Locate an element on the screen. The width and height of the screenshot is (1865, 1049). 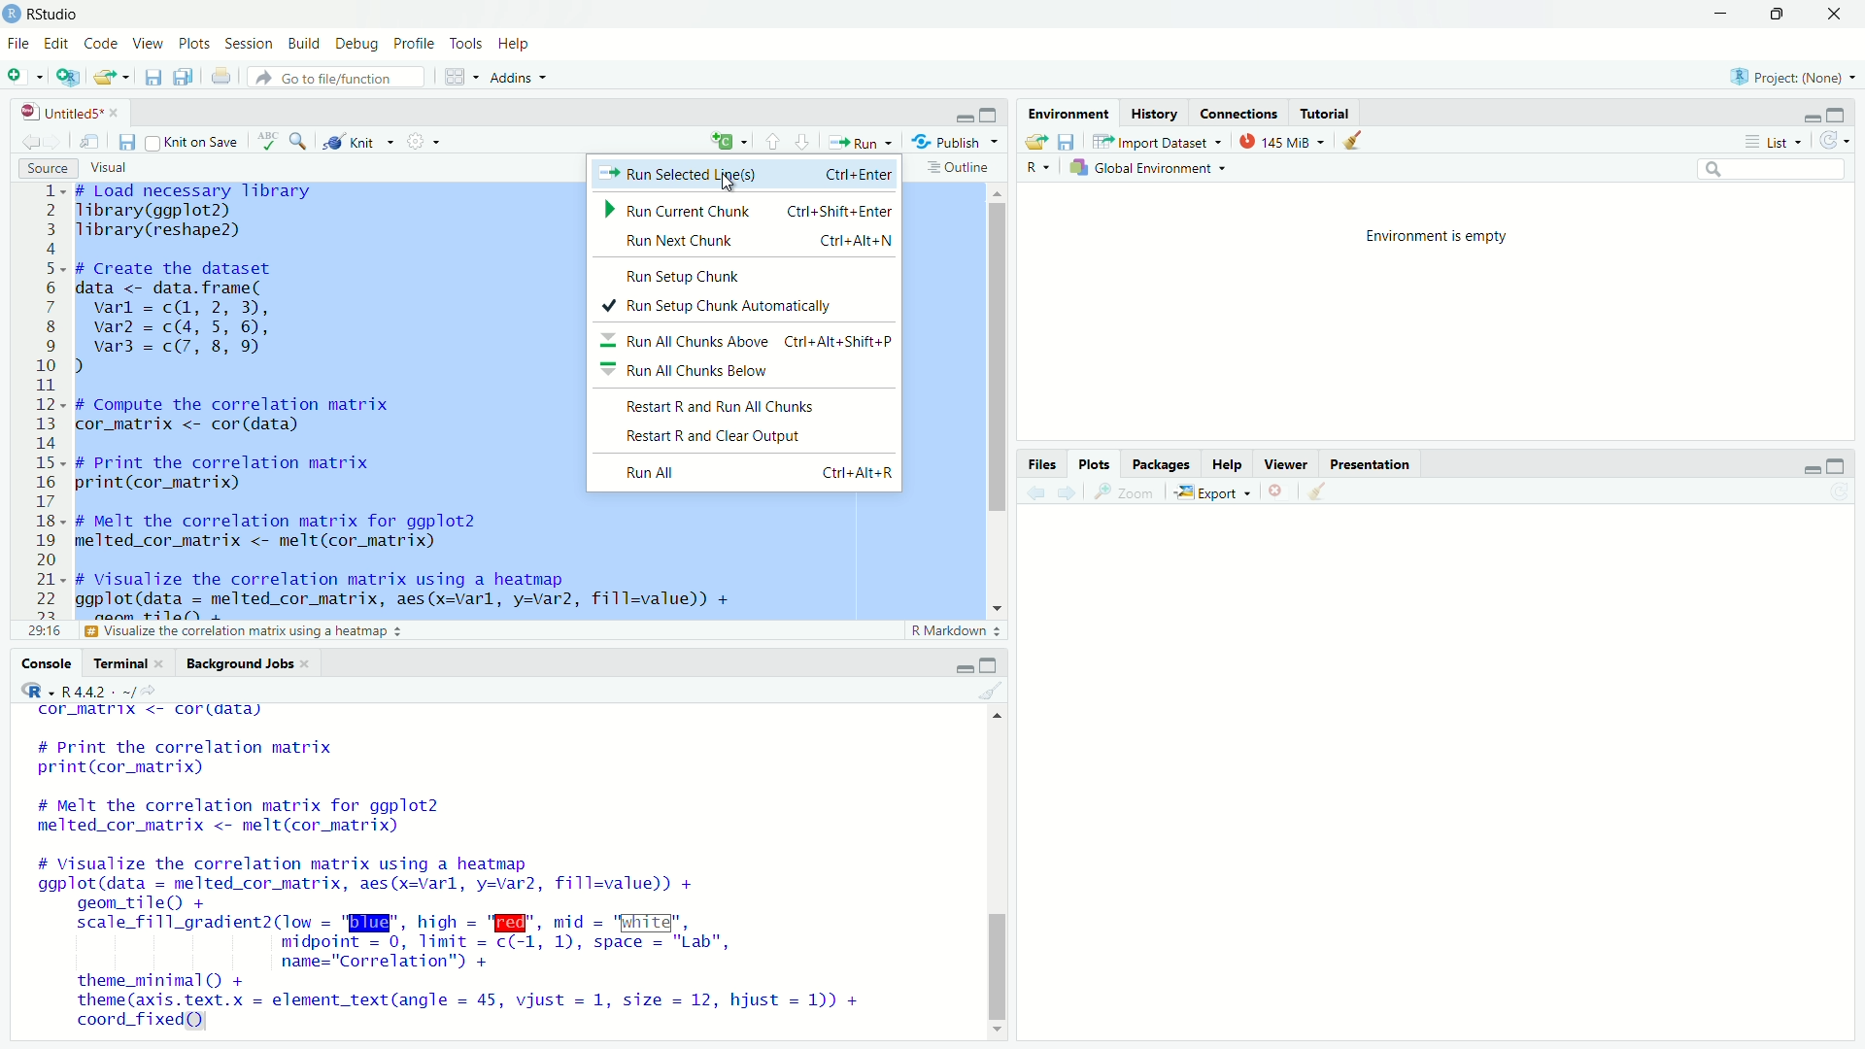
run setup chunk is located at coordinates (744, 274).